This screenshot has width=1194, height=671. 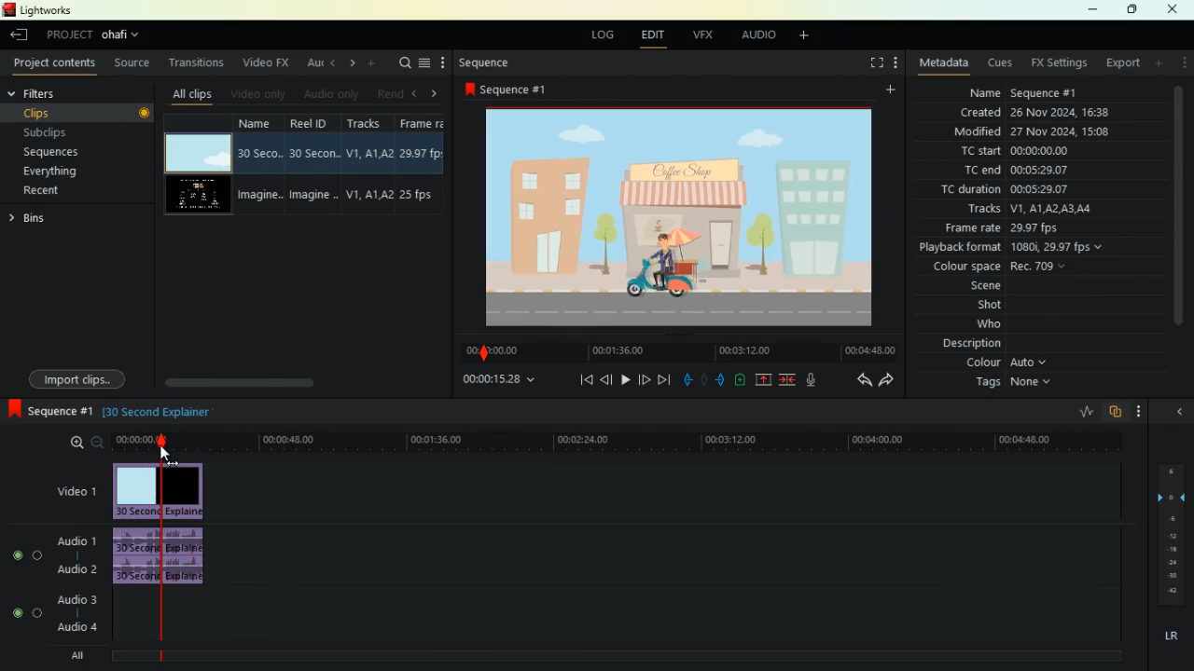 What do you see at coordinates (76, 489) in the screenshot?
I see `video 1` at bounding box center [76, 489].